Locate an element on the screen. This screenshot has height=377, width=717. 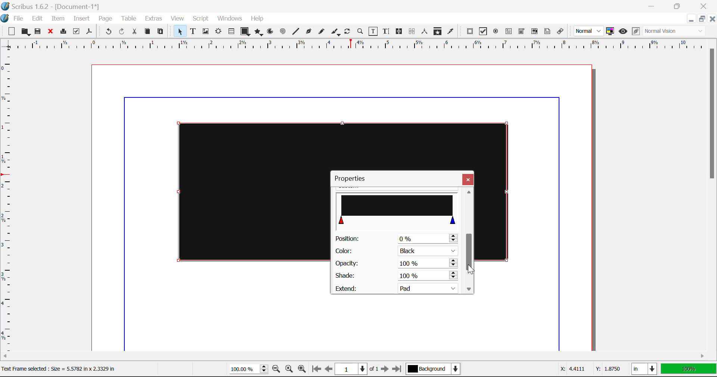
Vertical Page Margins is located at coordinates (358, 47).